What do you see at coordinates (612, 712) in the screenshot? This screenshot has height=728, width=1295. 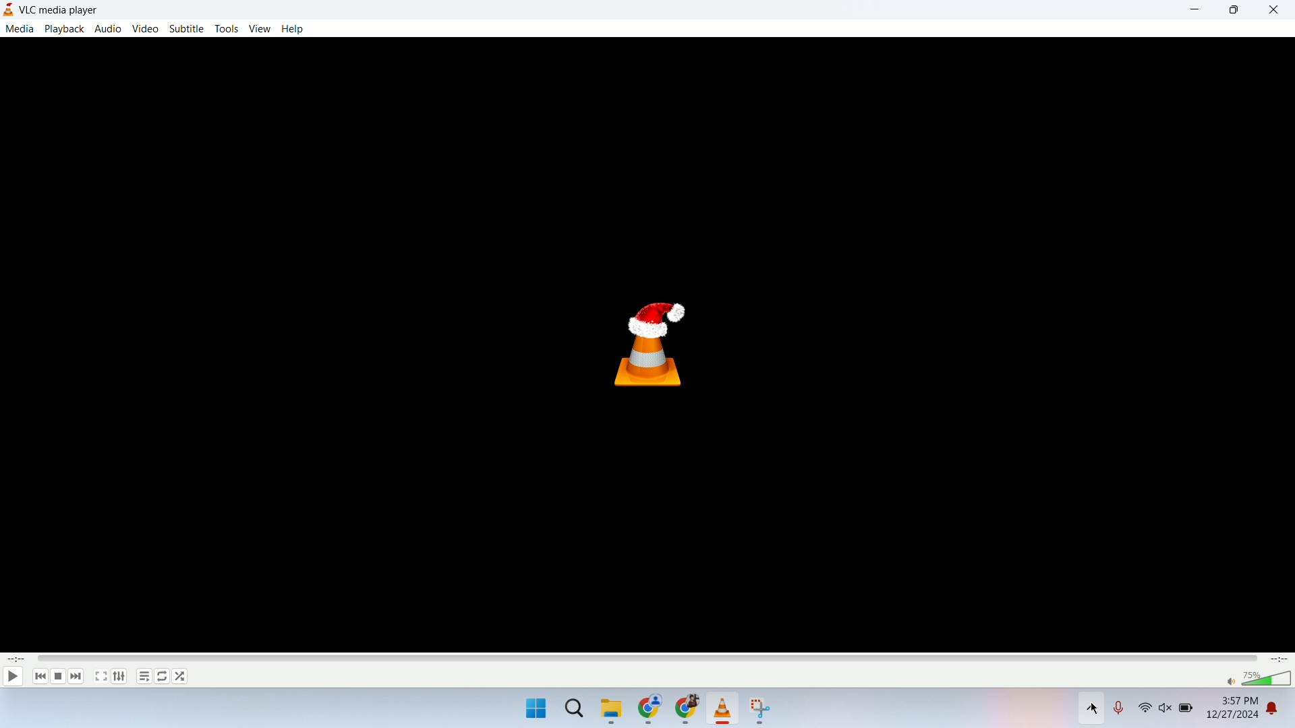 I see `file exlporer` at bounding box center [612, 712].